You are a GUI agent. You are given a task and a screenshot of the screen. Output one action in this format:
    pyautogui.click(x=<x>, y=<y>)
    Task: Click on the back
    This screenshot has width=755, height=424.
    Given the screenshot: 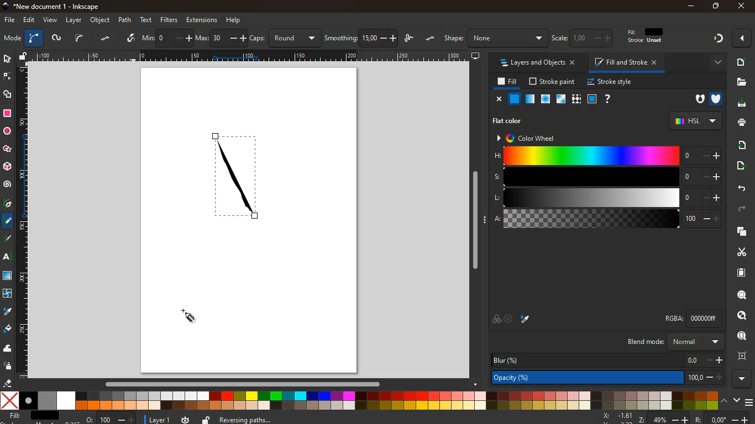 What is the action you would take?
    pyautogui.click(x=740, y=189)
    